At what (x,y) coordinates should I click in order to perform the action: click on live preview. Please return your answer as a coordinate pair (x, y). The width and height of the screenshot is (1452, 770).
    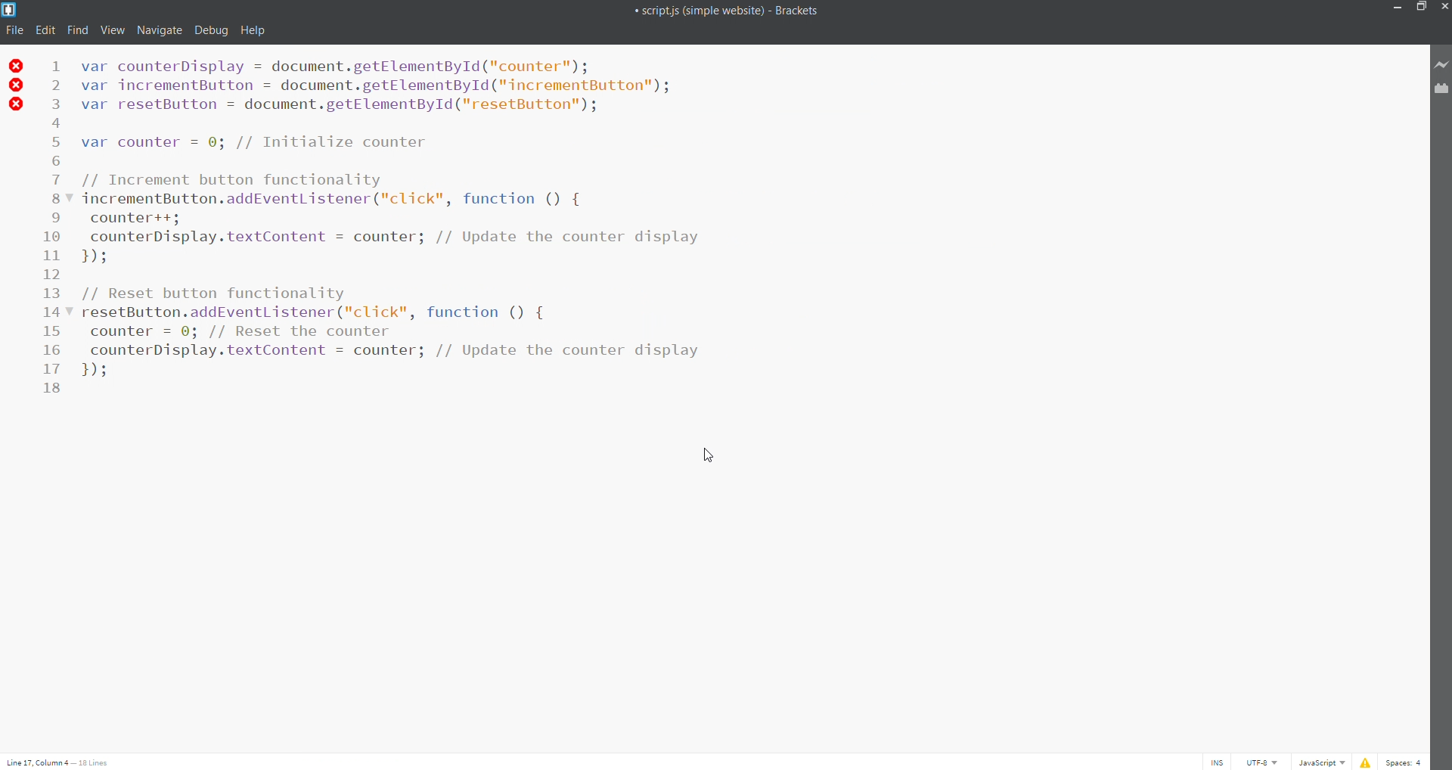
    Looking at the image, I should click on (1438, 62).